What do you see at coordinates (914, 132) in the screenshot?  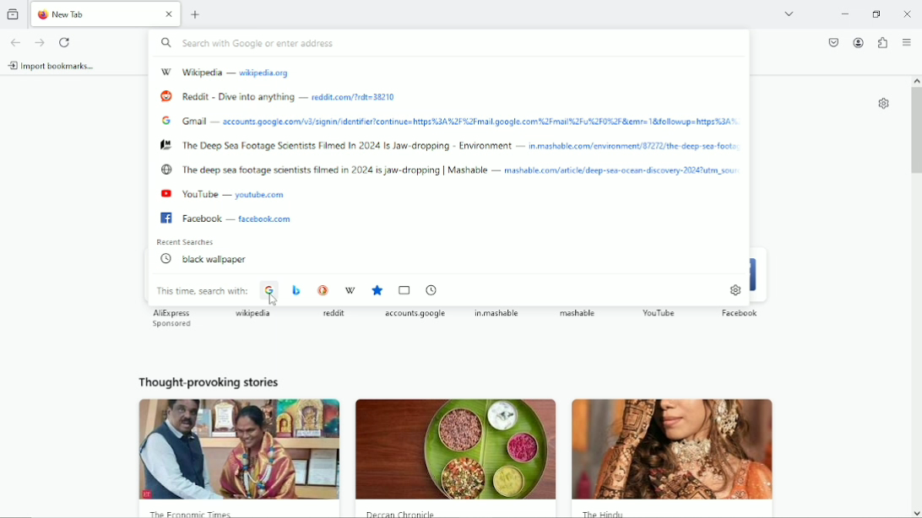 I see `vertical scrollbar` at bounding box center [914, 132].